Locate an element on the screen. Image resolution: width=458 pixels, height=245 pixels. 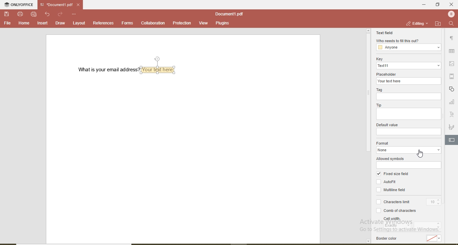
cell width is located at coordinates (392, 219).